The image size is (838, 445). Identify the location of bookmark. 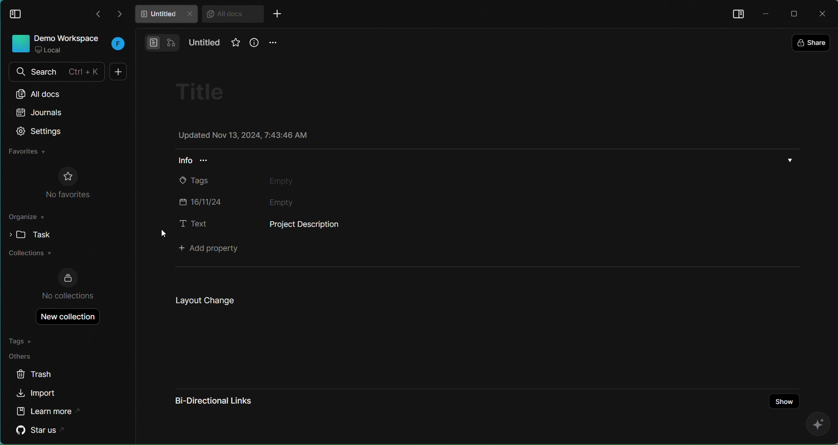
(232, 46).